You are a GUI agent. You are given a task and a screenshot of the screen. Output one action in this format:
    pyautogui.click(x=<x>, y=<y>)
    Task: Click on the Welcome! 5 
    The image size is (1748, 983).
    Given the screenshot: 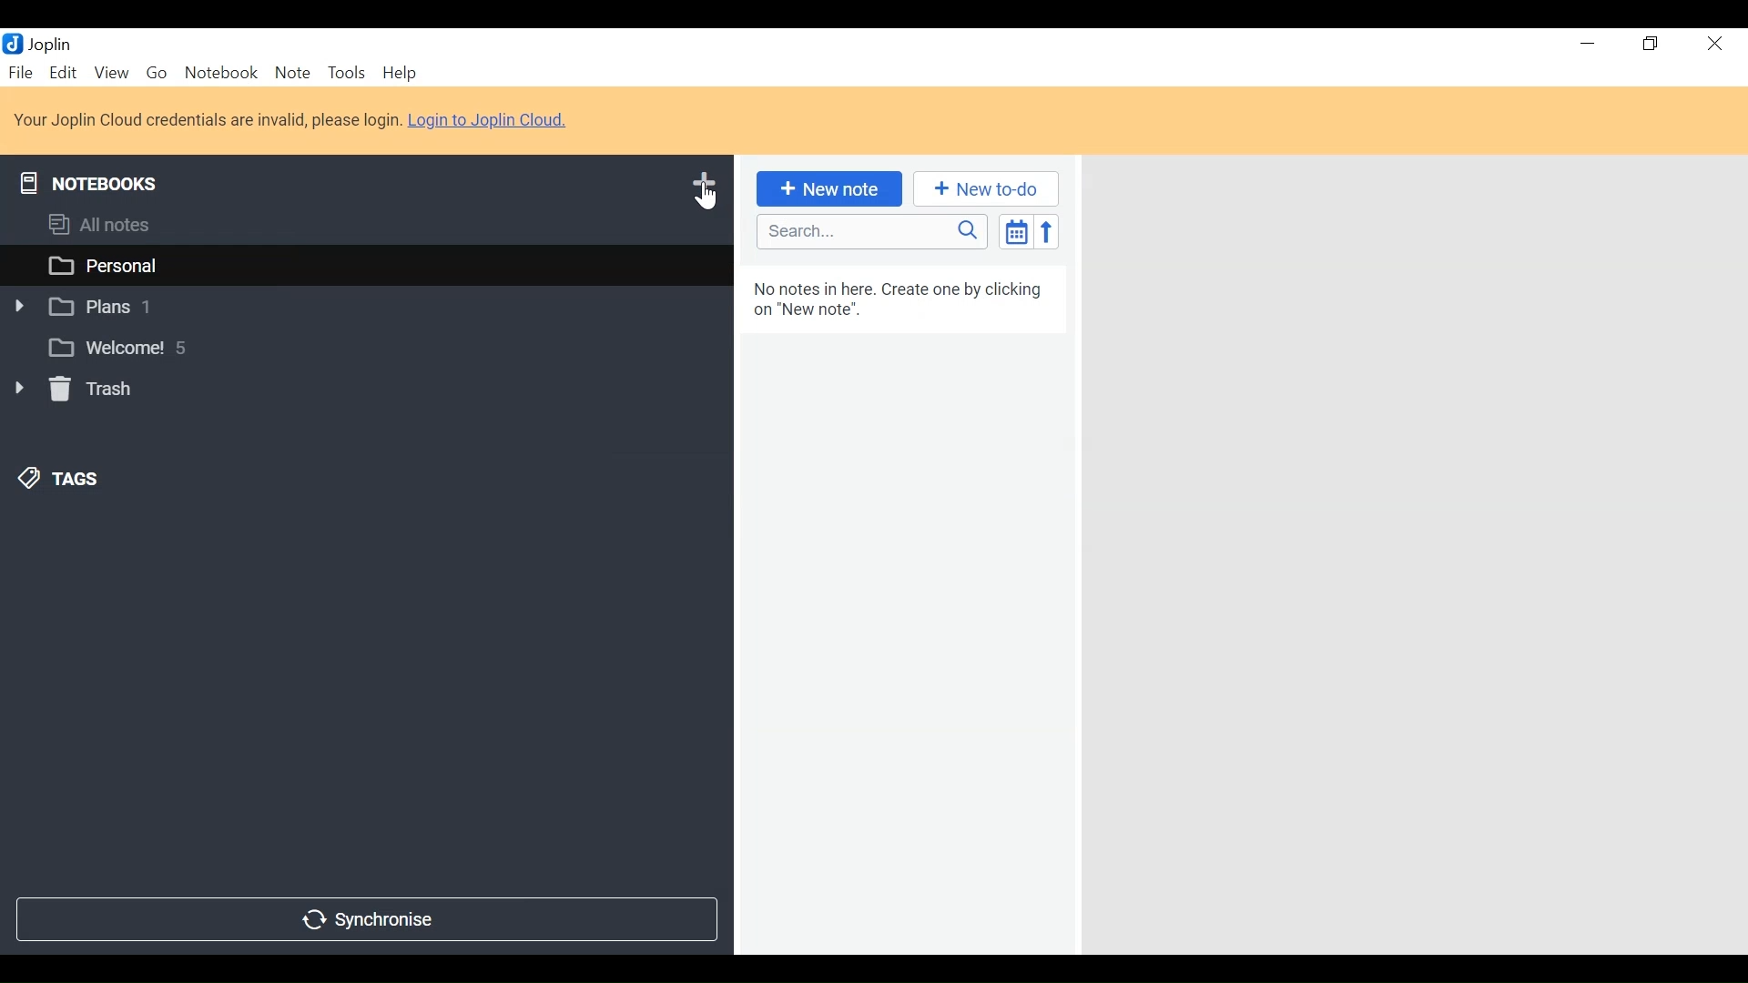 What is the action you would take?
    pyautogui.click(x=359, y=346)
    